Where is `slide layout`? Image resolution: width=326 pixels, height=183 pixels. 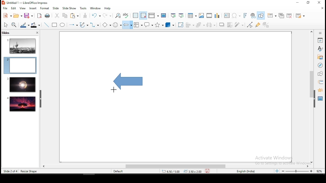
slide layout is located at coordinates (300, 16).